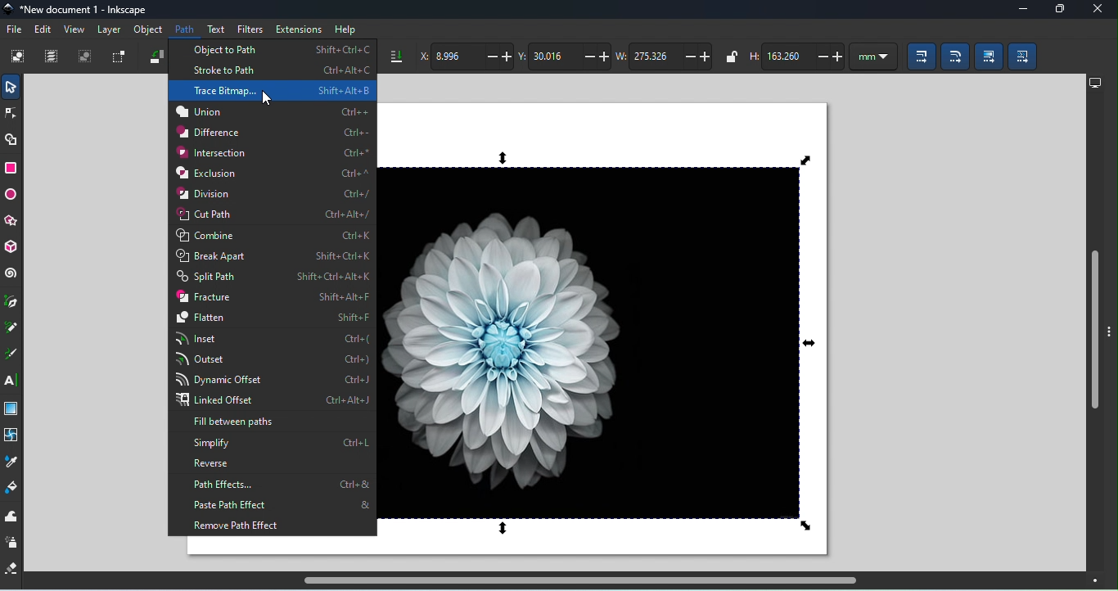 The image size is (1118, 591). Describe the element at coordinates (267, 99) in the screenshot. I see `cursor` at that location.